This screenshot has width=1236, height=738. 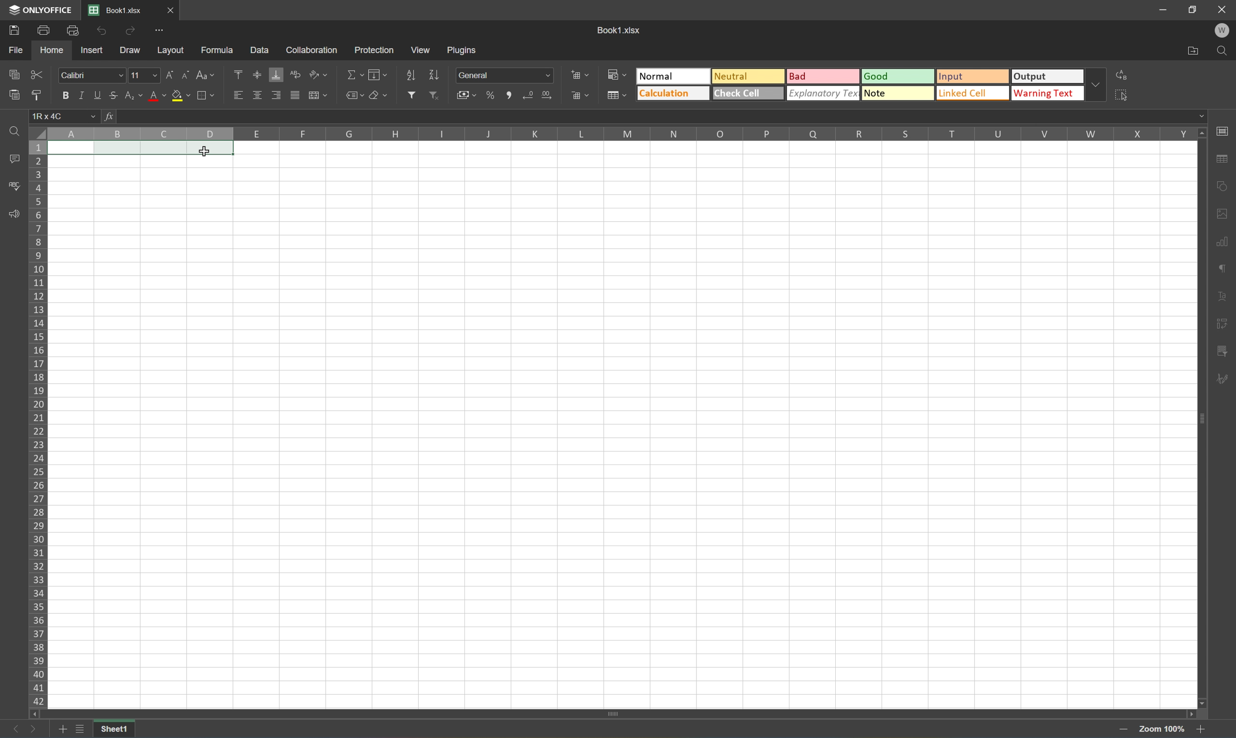 I want to click on ONLYOFFICE, so click(x=39, y=9).